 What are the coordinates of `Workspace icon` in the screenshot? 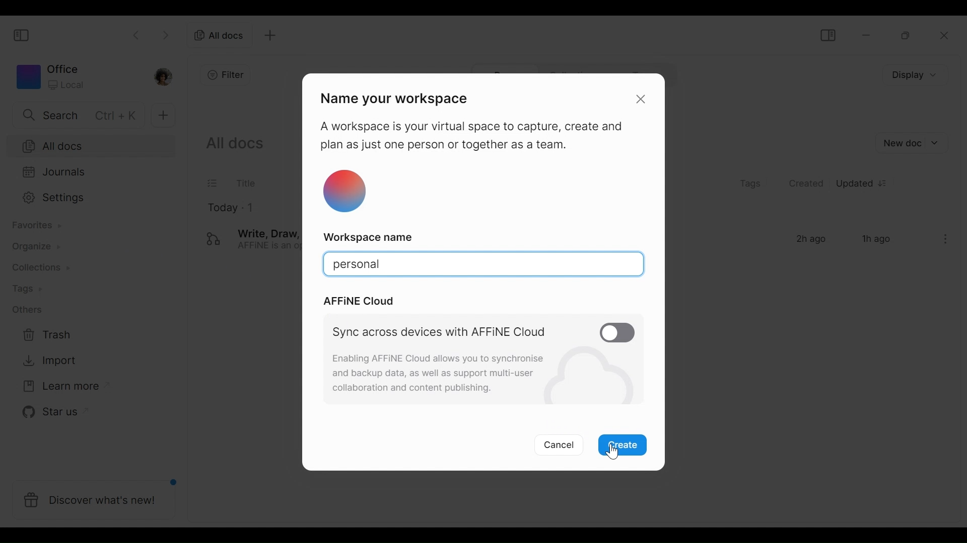 It's located at (78, 78).